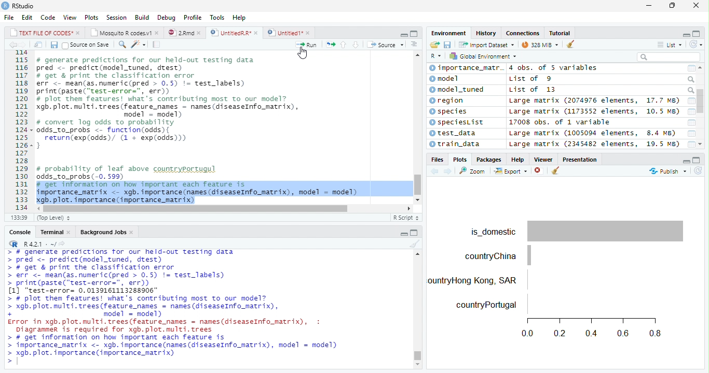 This screenshot has width=709, height=373. Describe the element at coordinates (289, 32) in the screenshot. I see ` Untitled1* ` at that location.